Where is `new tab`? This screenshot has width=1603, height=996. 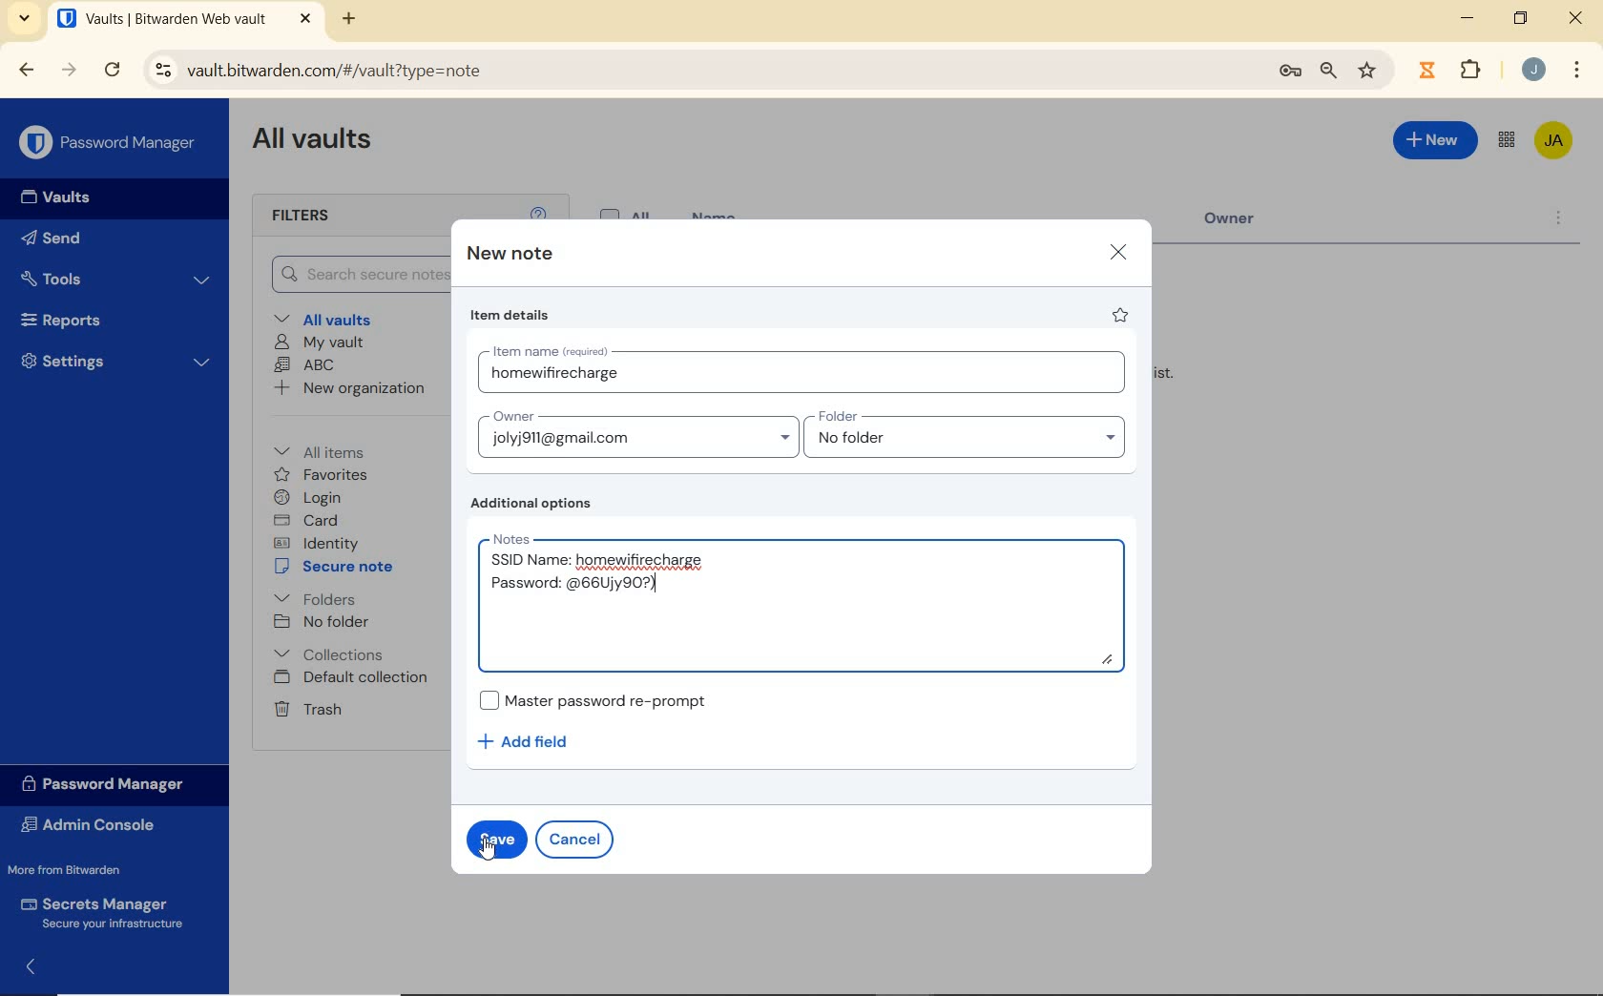
new tab is located at coordinates (351, 21).